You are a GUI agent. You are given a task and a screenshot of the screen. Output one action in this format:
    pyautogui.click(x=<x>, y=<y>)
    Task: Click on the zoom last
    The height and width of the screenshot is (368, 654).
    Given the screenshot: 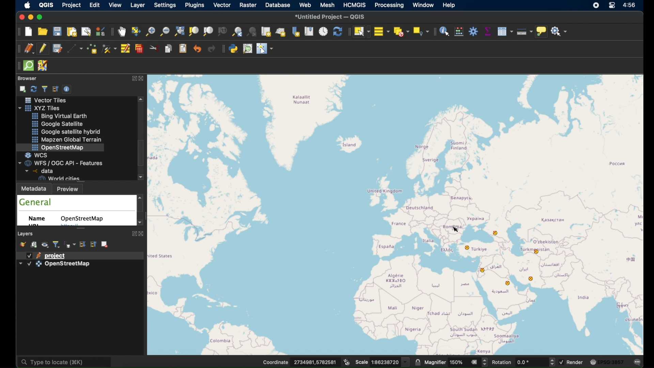 What is the action you would take?
    pyautogui.click(x=236, y=31)
    